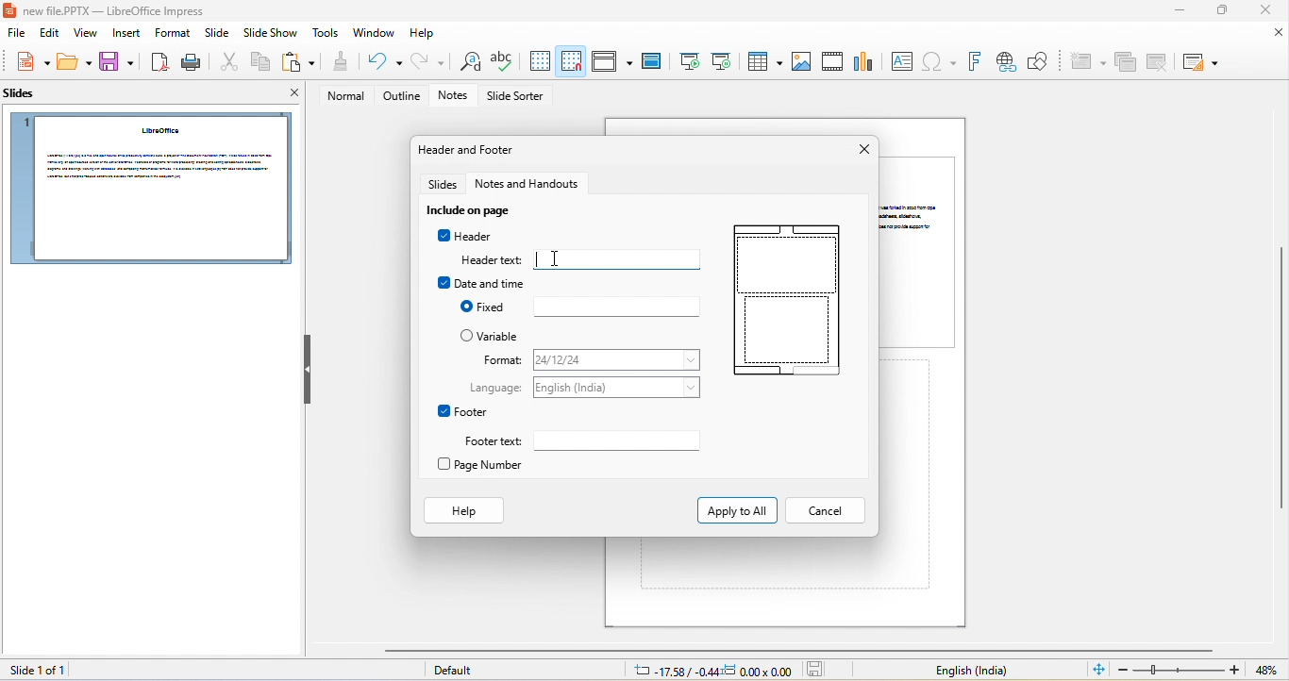 The image size is (1289, 681). Describe the element at coordinates (518, 97) in the screenshot. I see `slide sorter` at that location.